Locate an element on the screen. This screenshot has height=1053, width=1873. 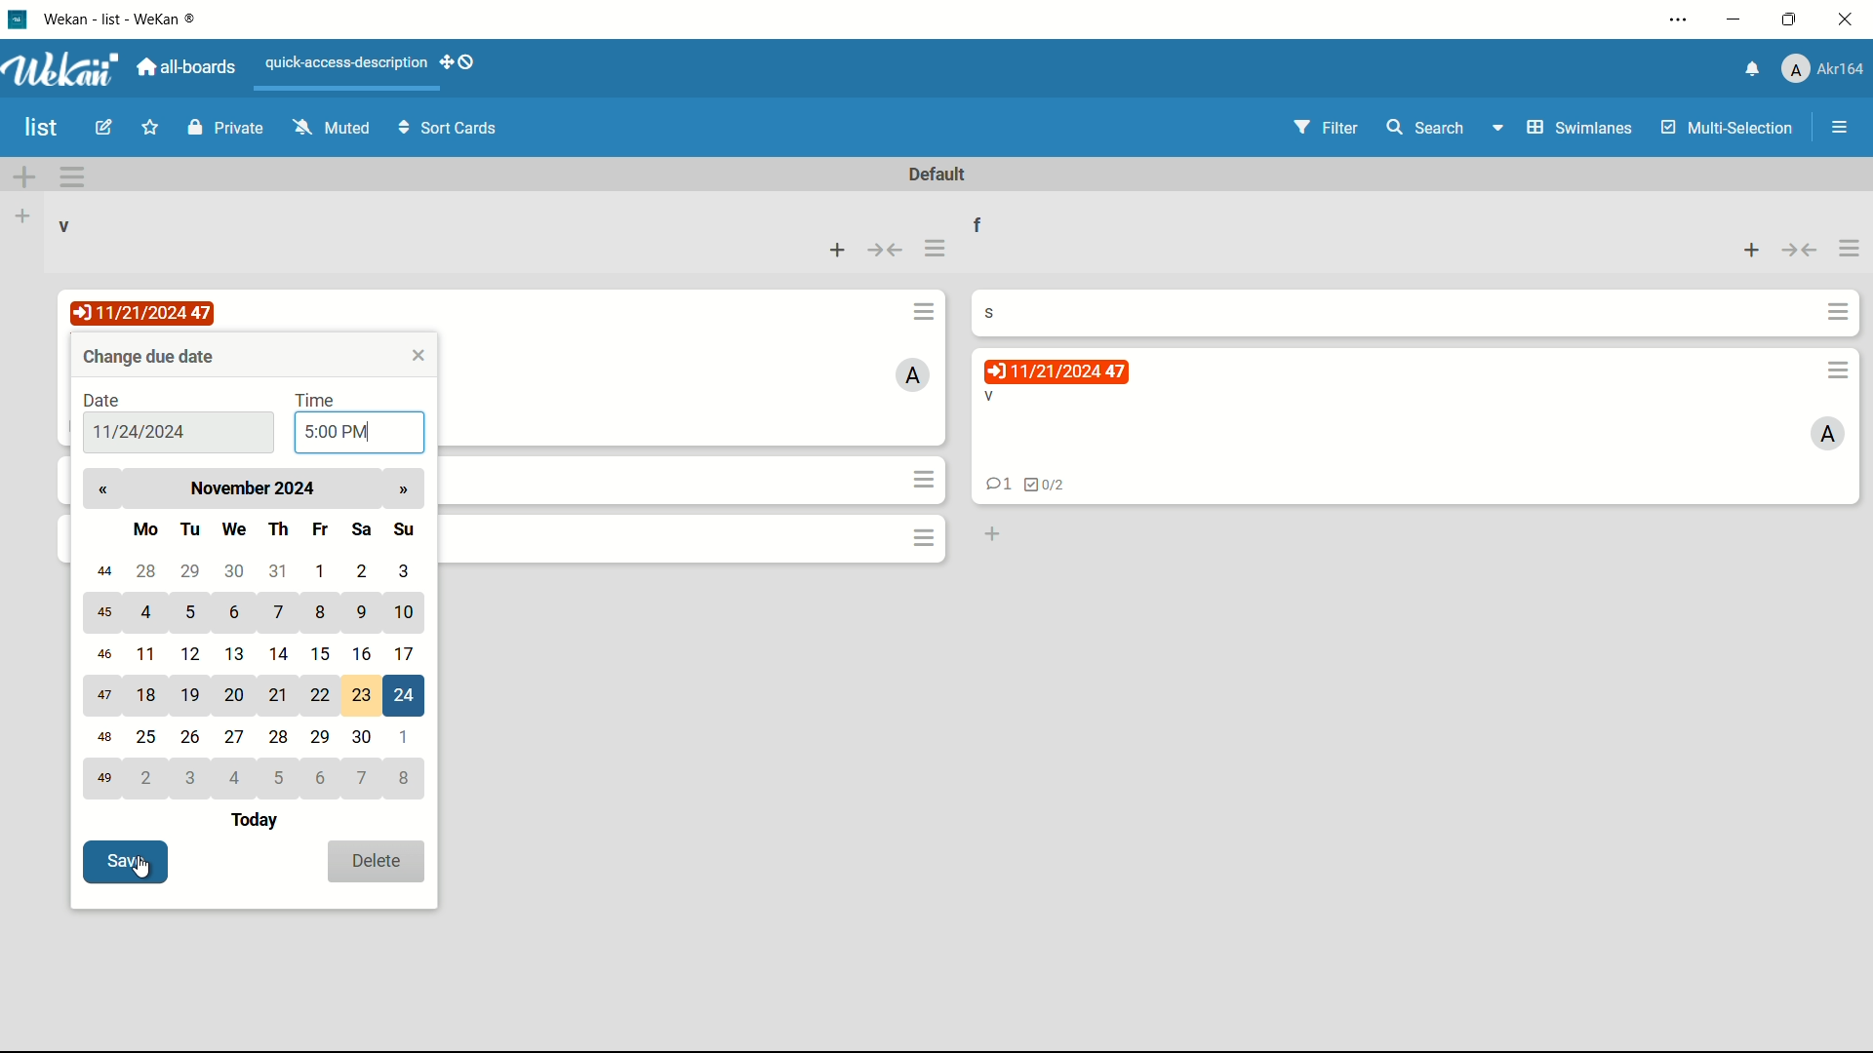
29 is located at coordinates (322, 738).